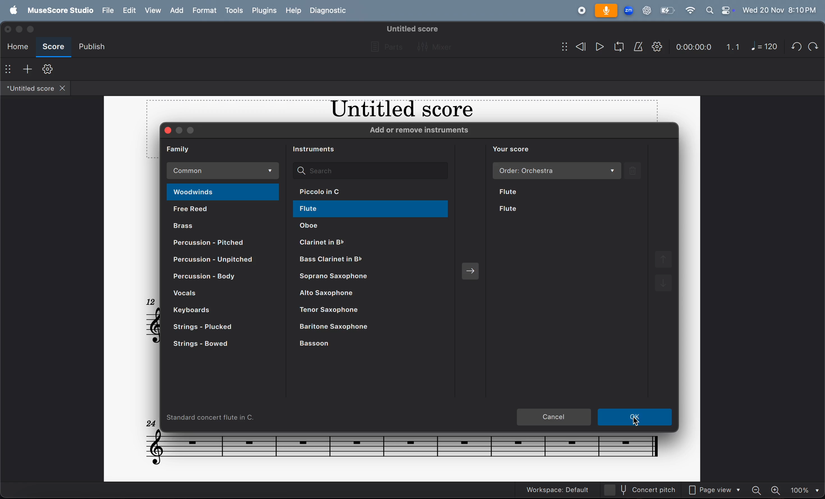 Image resolution: width=825 pixels, height=499 pixels. Describe the element at coordinates (694, 46) in the screenshot. I see `time frame` at that location.